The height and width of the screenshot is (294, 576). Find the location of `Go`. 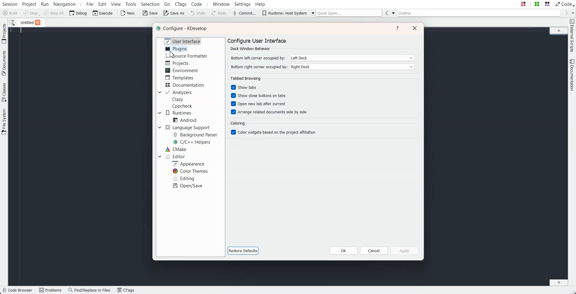

Go is located at coordinates (168, 4).